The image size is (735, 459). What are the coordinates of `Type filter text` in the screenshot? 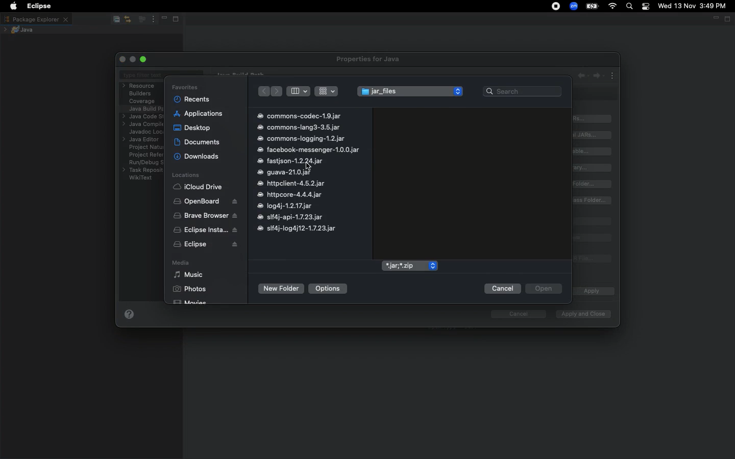 It's located at (143, 76).